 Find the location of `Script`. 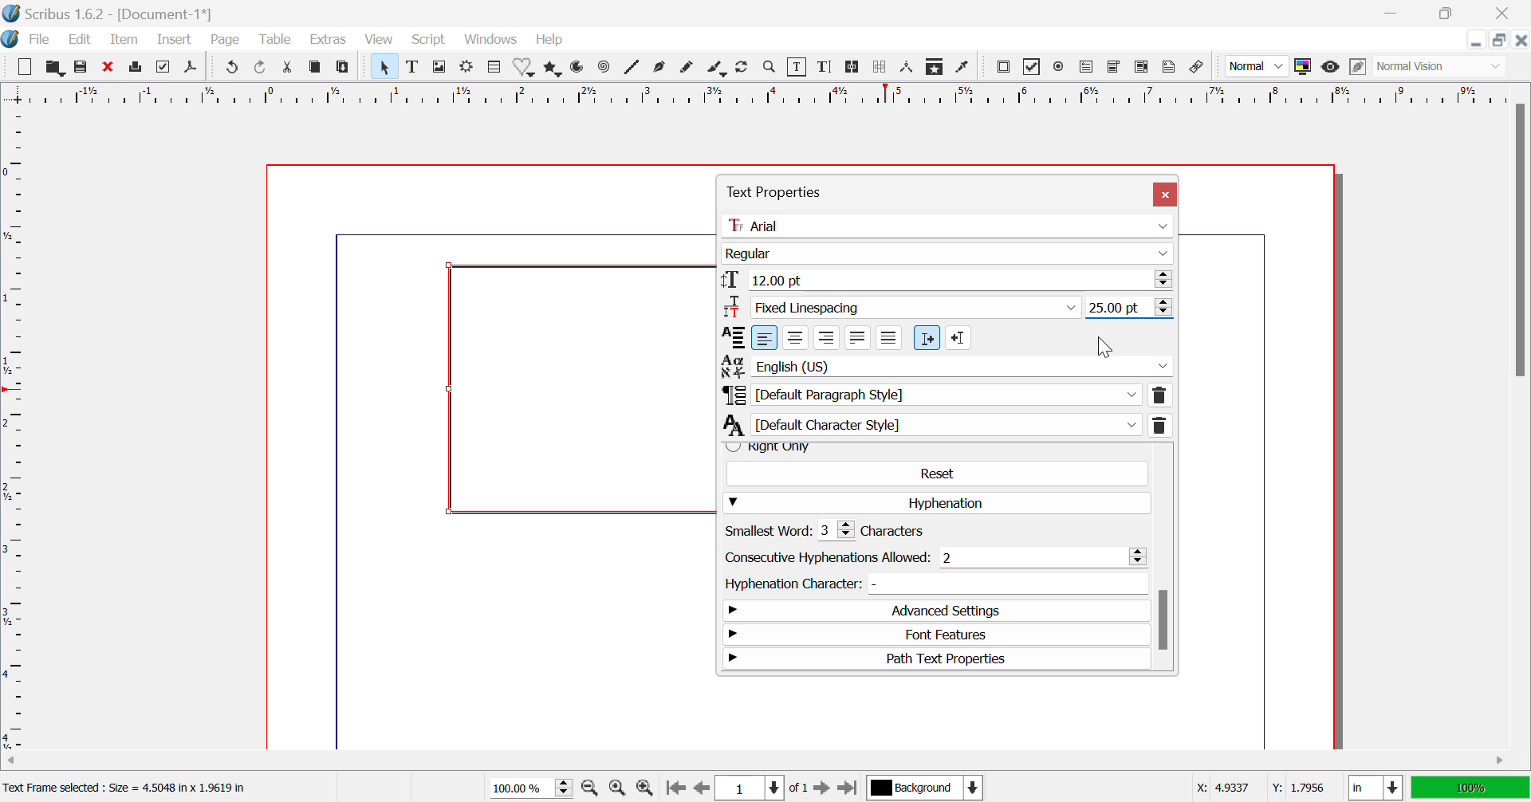

Script is located at coordinates (427, 41).